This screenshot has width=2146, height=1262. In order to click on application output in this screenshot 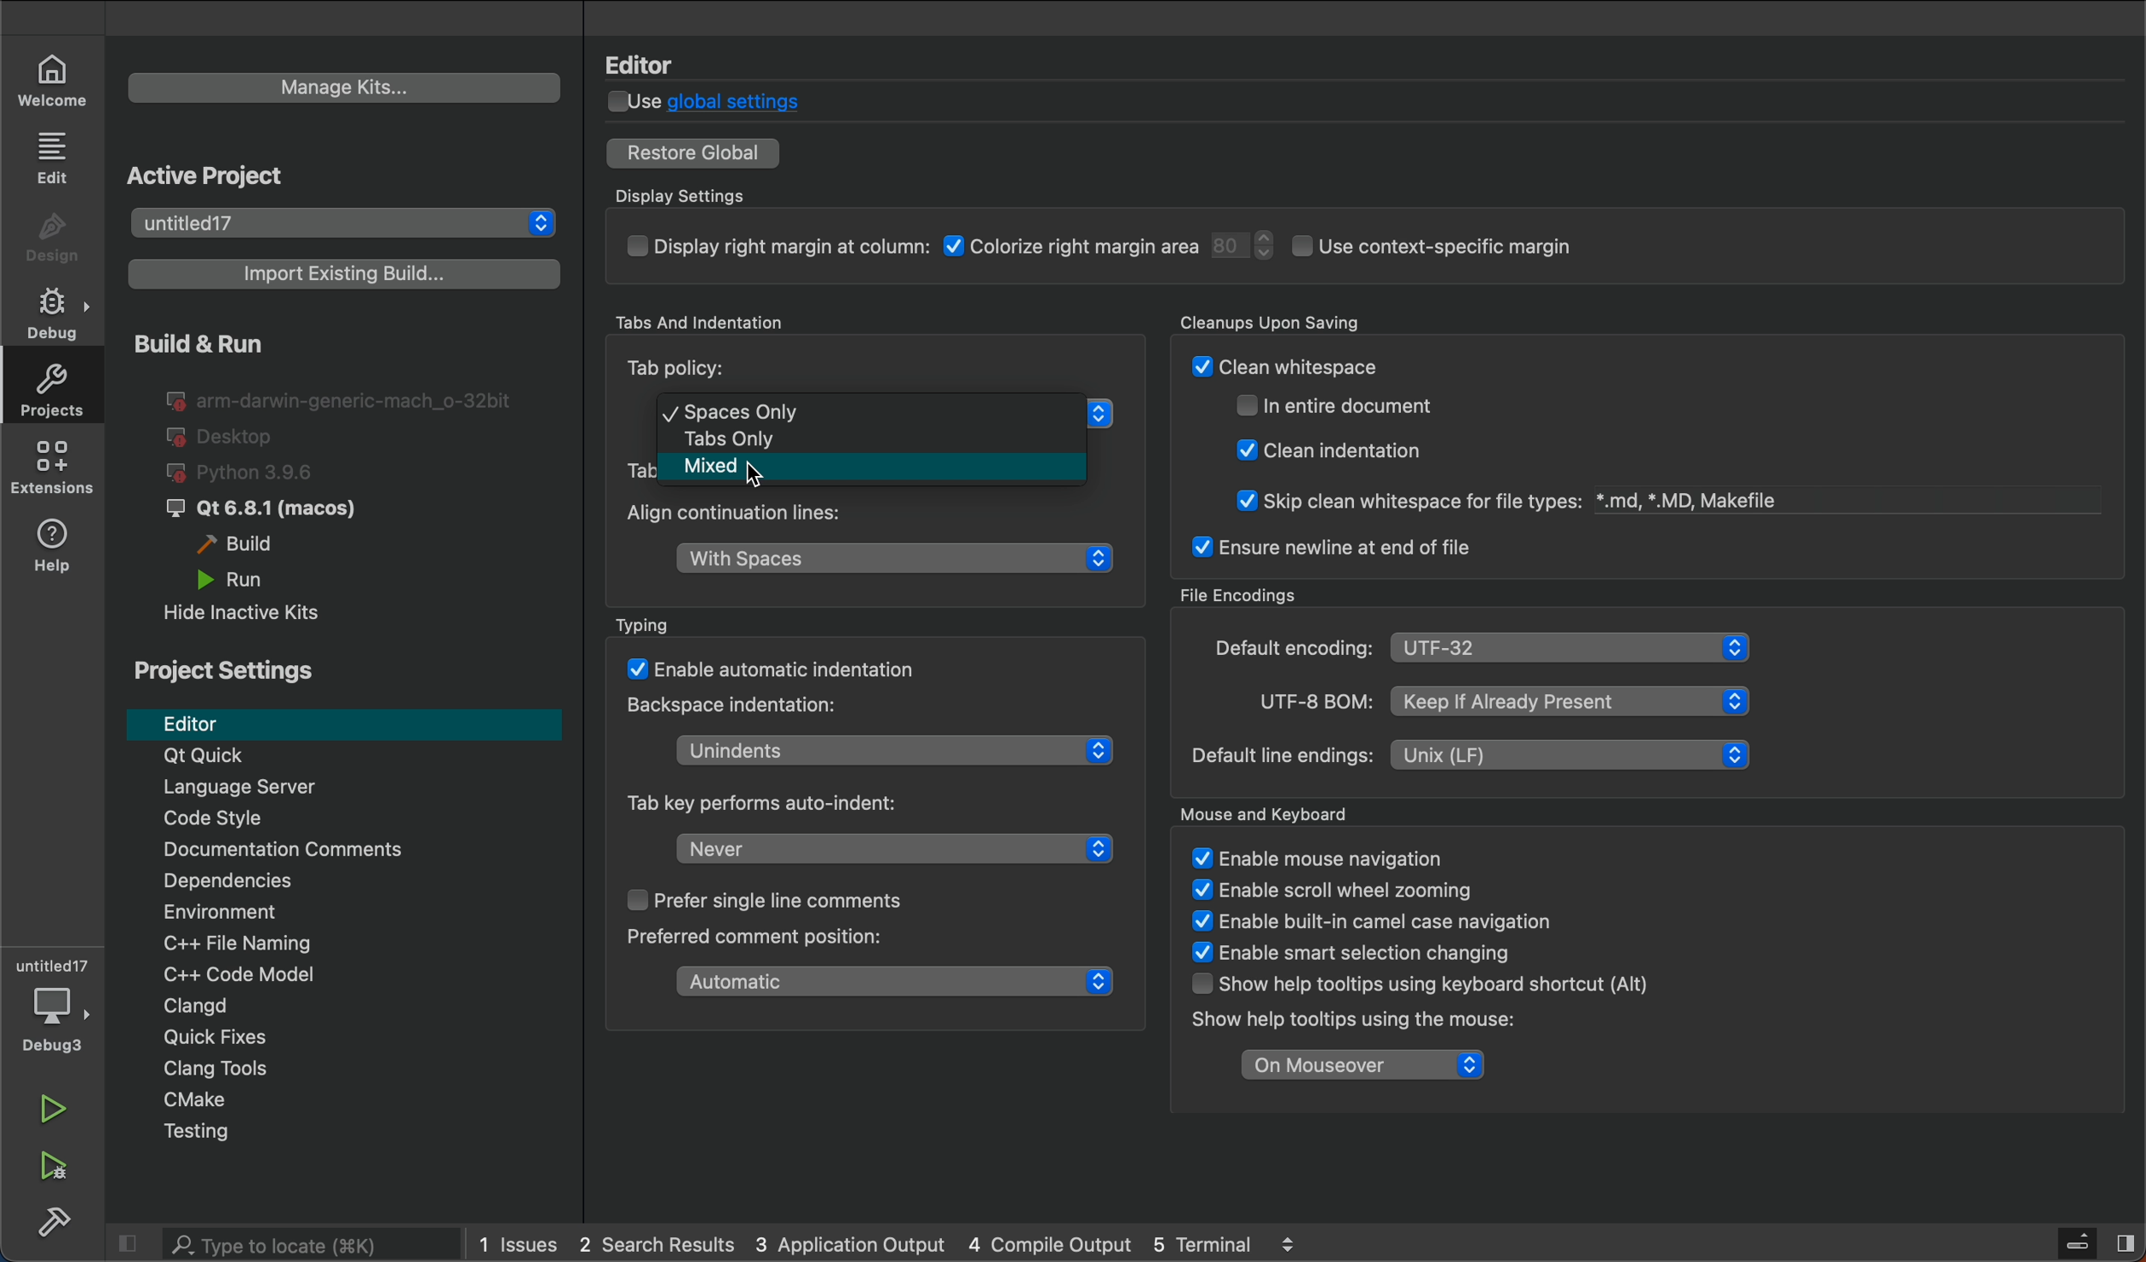, I will do `click(850, 1246)`.